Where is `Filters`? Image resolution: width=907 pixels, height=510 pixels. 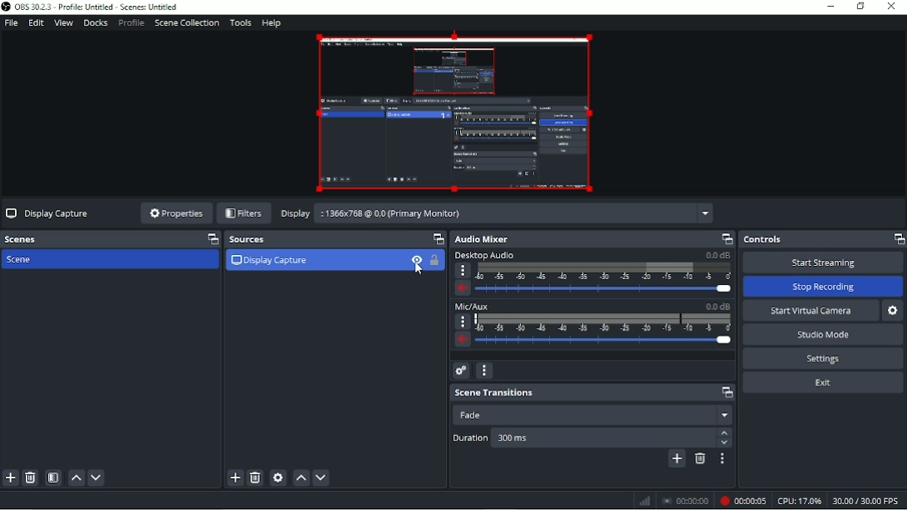 Filters is located at coordinates (243, 213).